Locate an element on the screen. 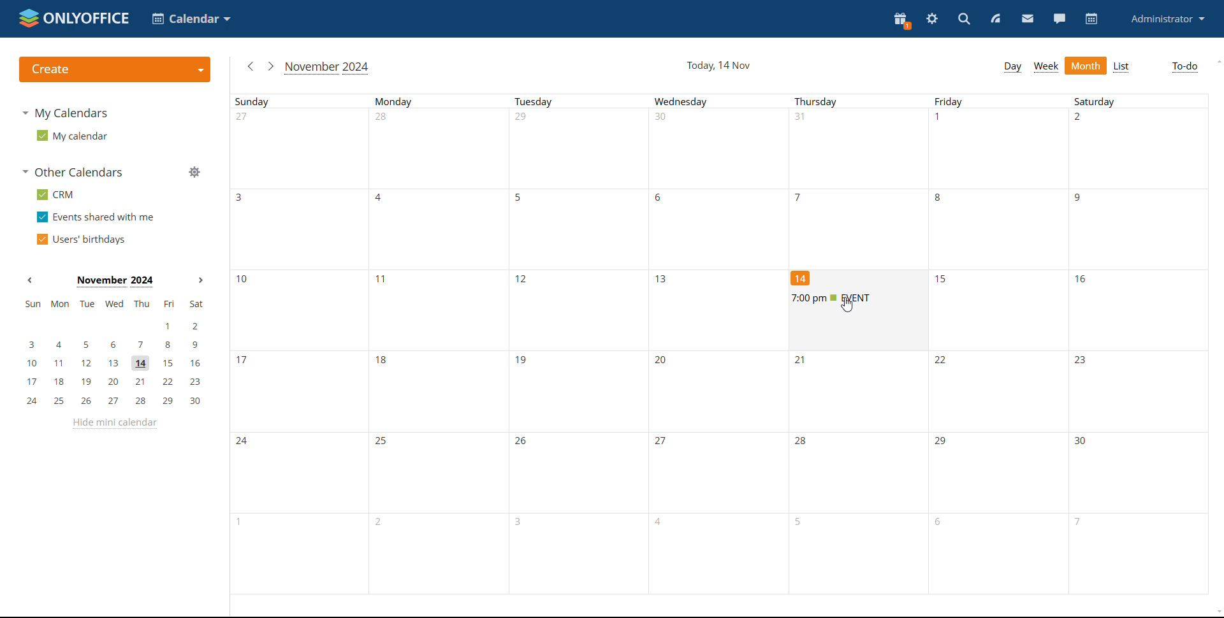  previous month is located at coordinates (249, 66).